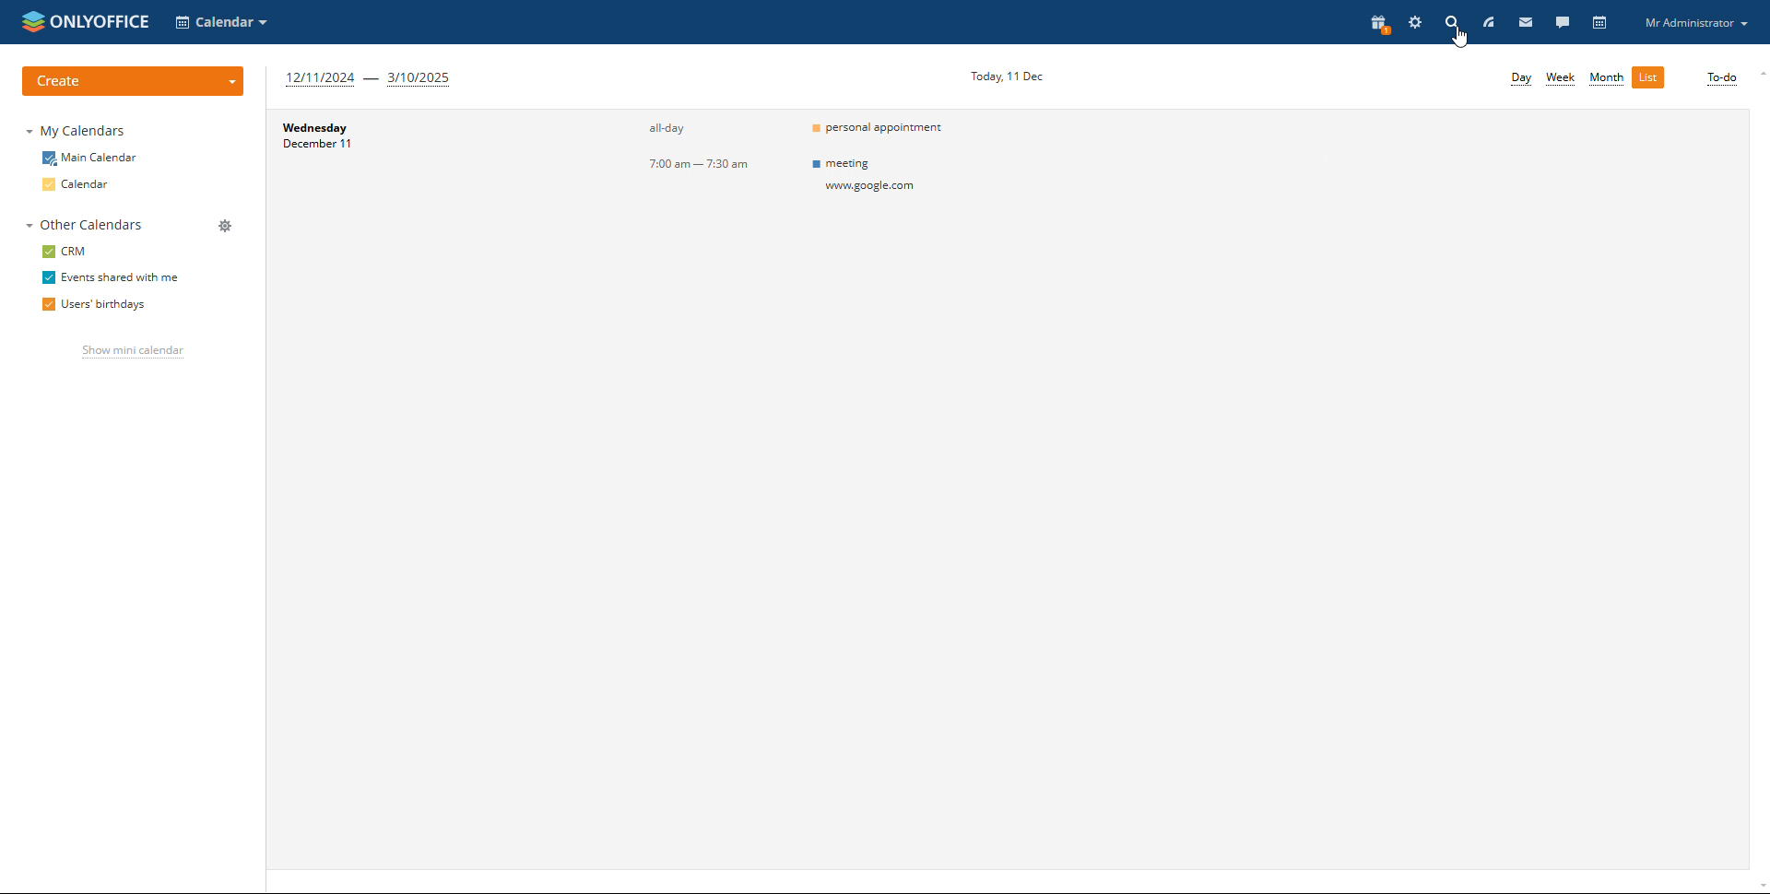  Describe the element at coordinates (1694, 22) in the screenshot. I see `profile` at that location.